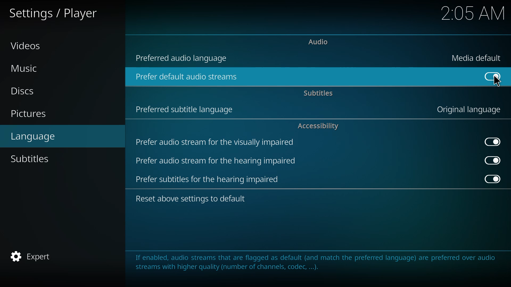 Image resolution: width=511 pixels, height=287 pixels. I want to click on prefer audio stream for visually impaired, so click(215, 142).